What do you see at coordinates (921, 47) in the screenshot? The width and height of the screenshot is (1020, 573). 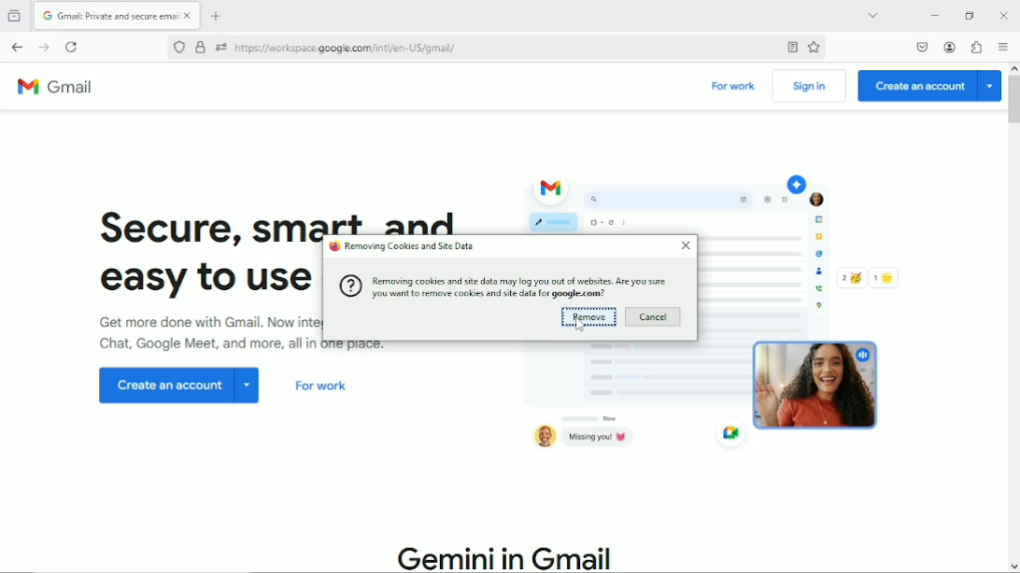 I see `Save to pocket` at bounding box center [921, 47].